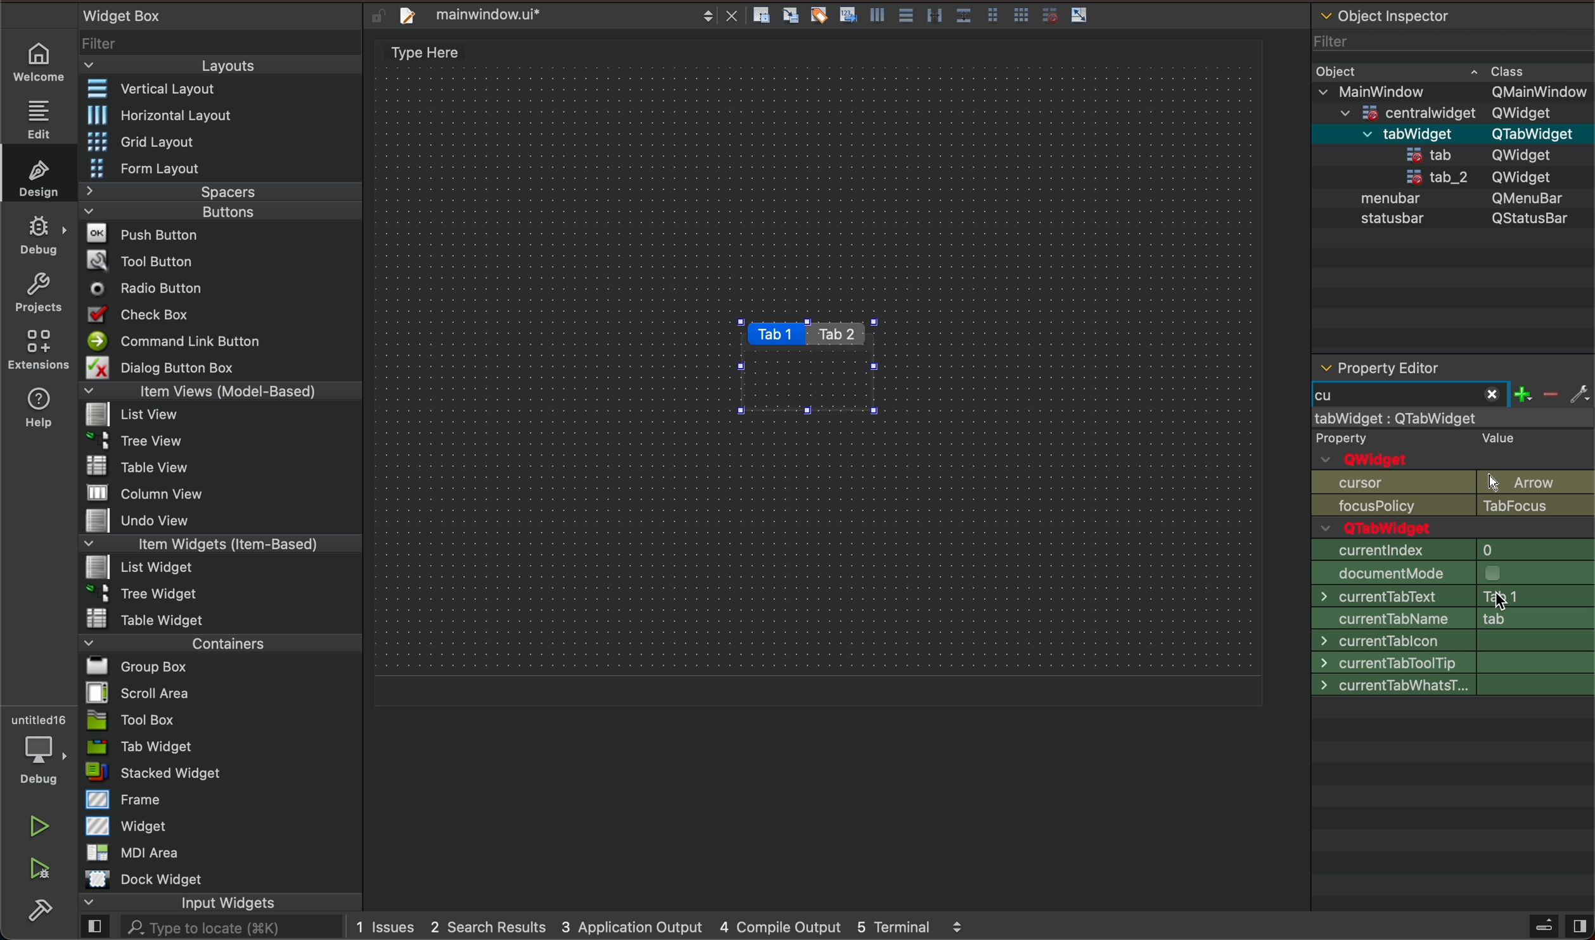 This screenshot has height=940, width=1595. I want to click on  list View, so click(133, 415).